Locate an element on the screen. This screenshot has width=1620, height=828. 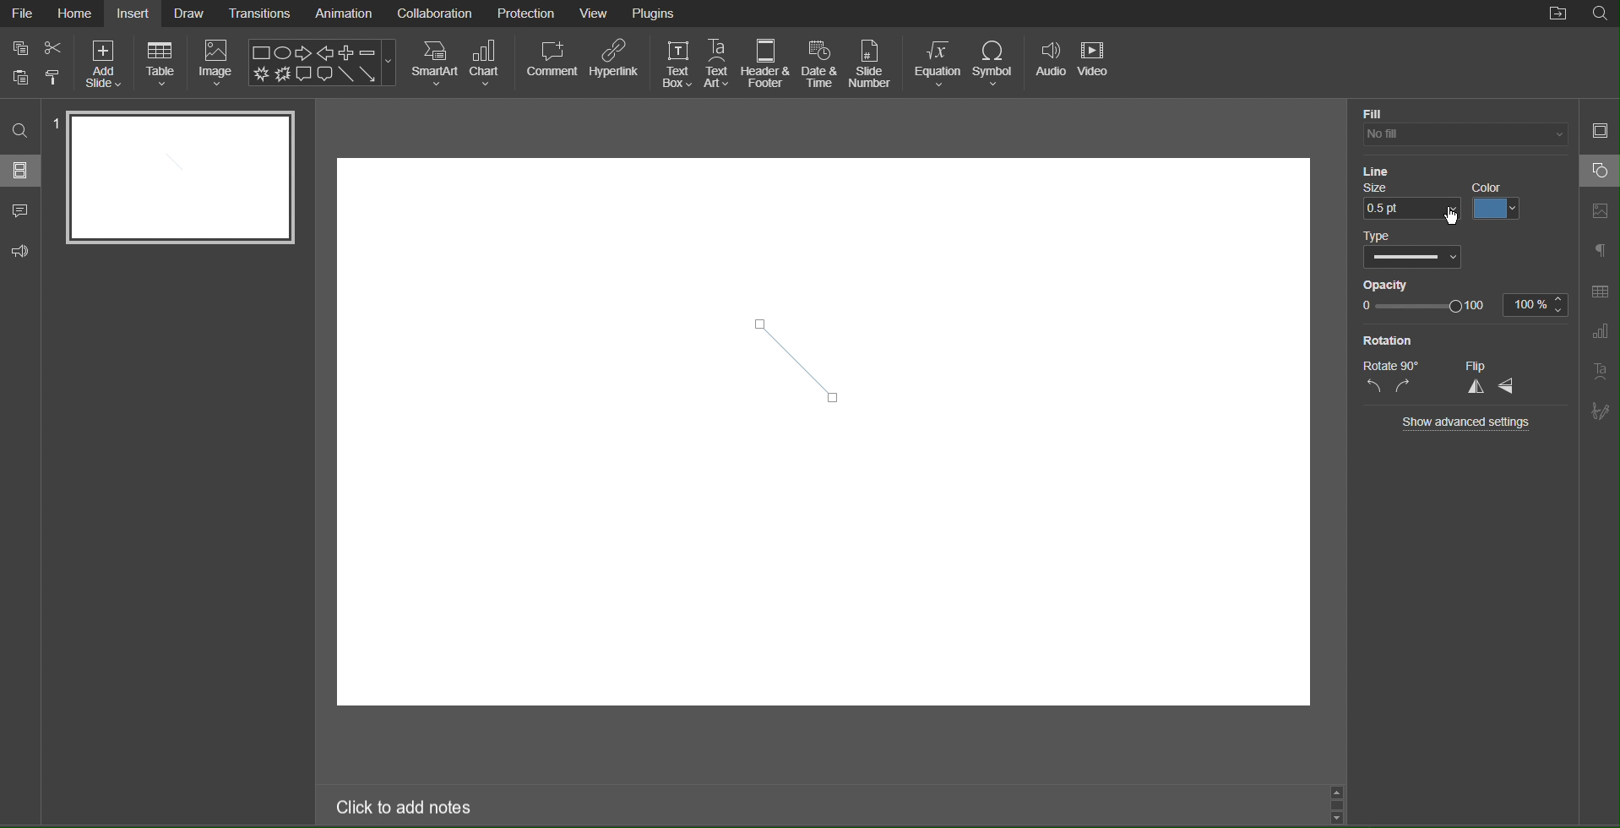
Image Settings is located at coordinates (1600, 212).